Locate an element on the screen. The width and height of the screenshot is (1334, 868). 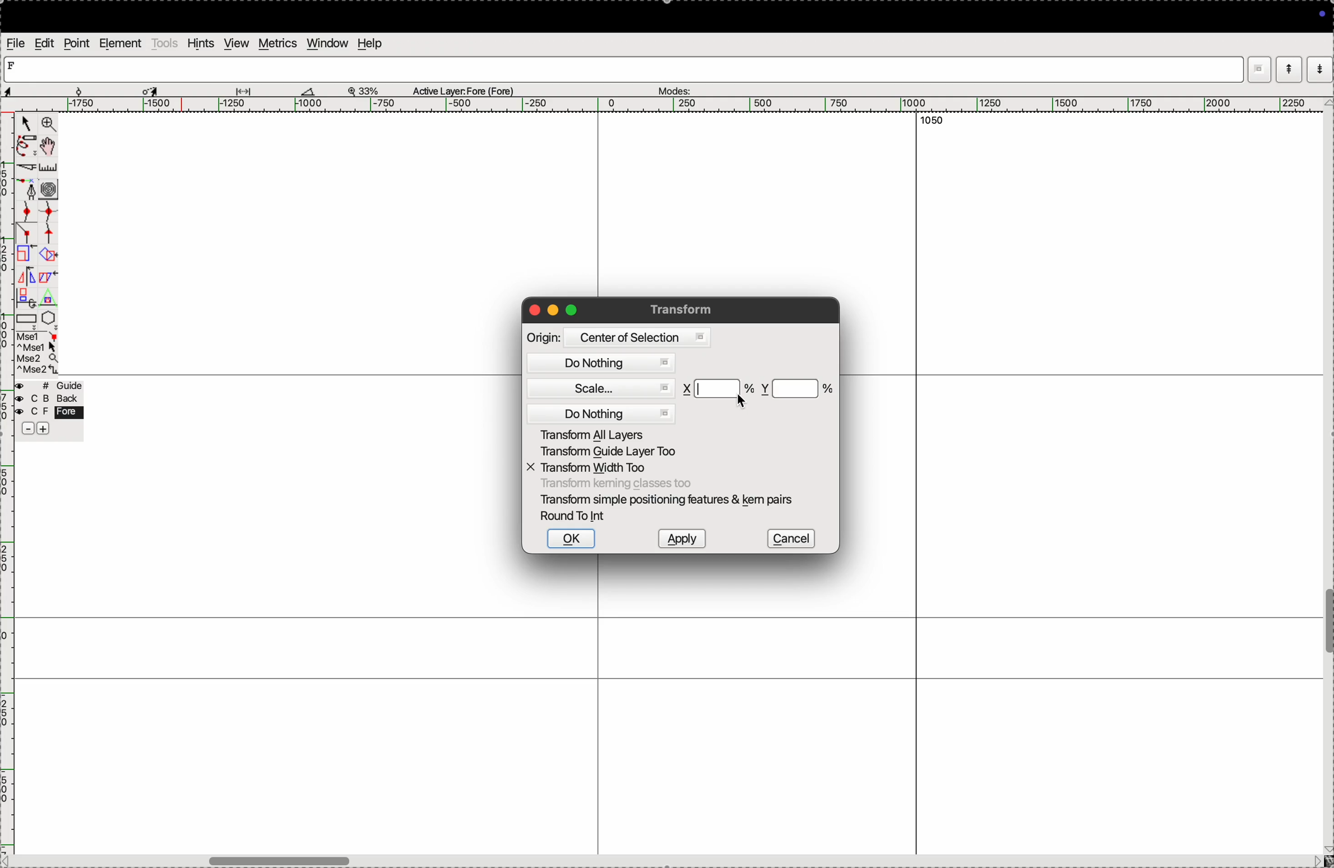
1050 is located at coordinates (928, 121).